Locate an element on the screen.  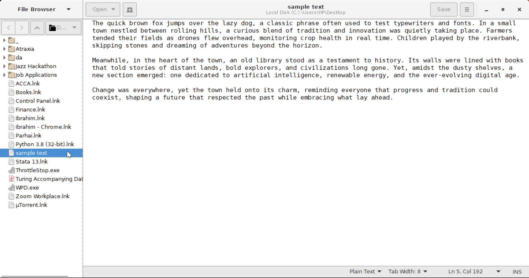
Job Applications Folder is located at coordinates (37, 76).